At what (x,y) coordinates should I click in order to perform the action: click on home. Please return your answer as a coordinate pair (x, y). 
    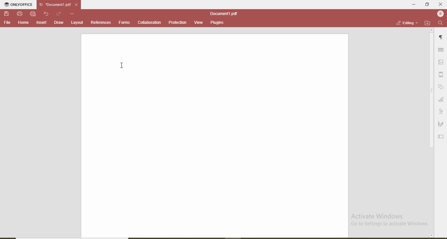
    Looking at the image, I should click on (22, 23).